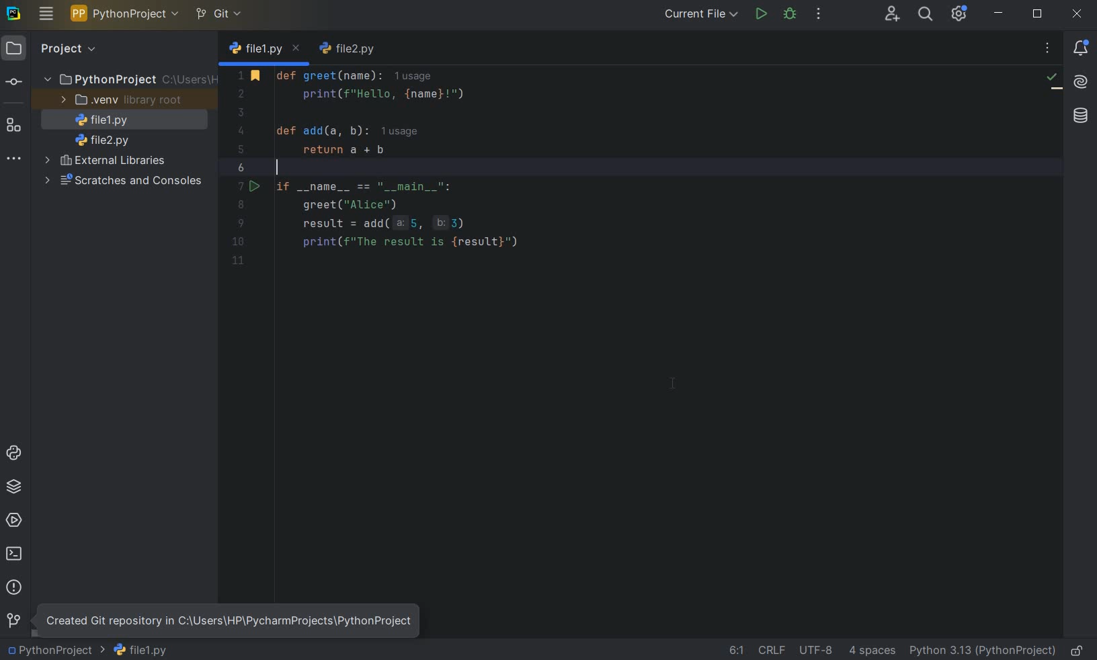 Image resolution: width=1097 pixels, height=660 pixels. Describe the element at coordinates (83, 49) in the screenshot. I see `Project` at that location.